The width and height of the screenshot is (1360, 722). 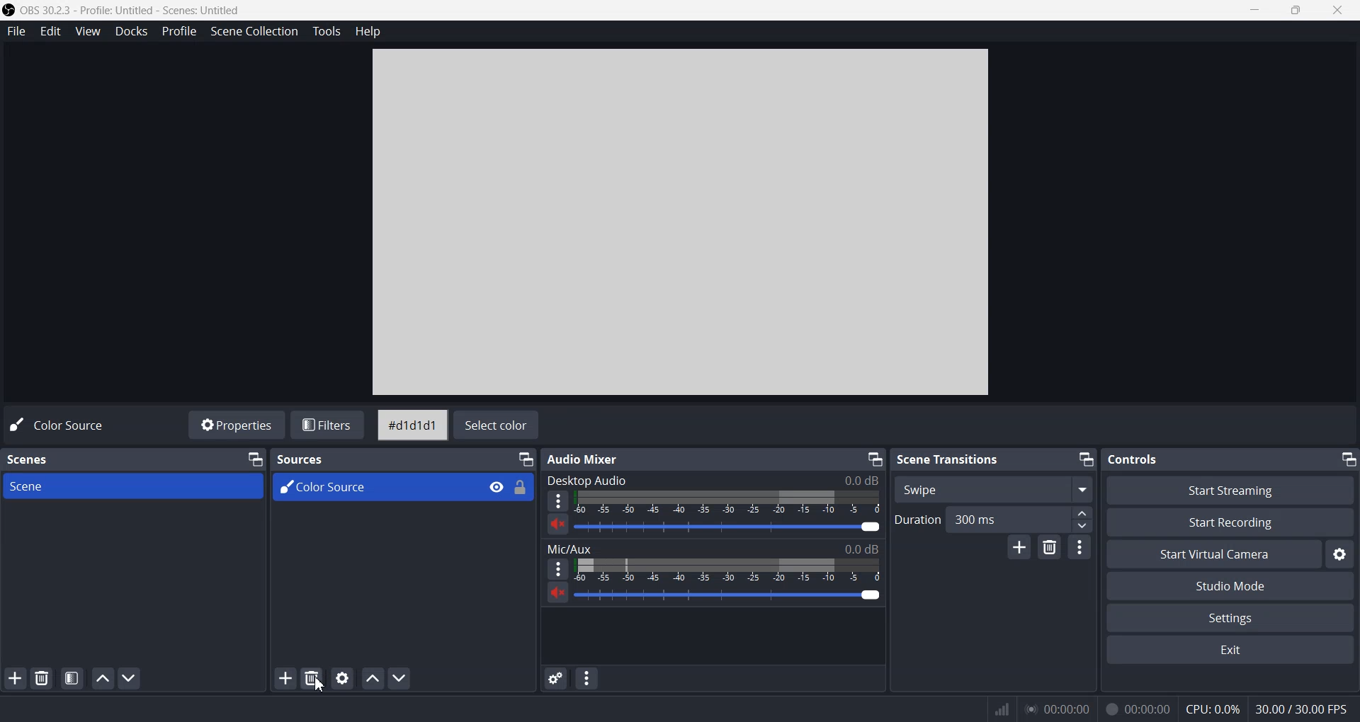 I want to click on Volume Adjuster, so click(x=728, y=570).